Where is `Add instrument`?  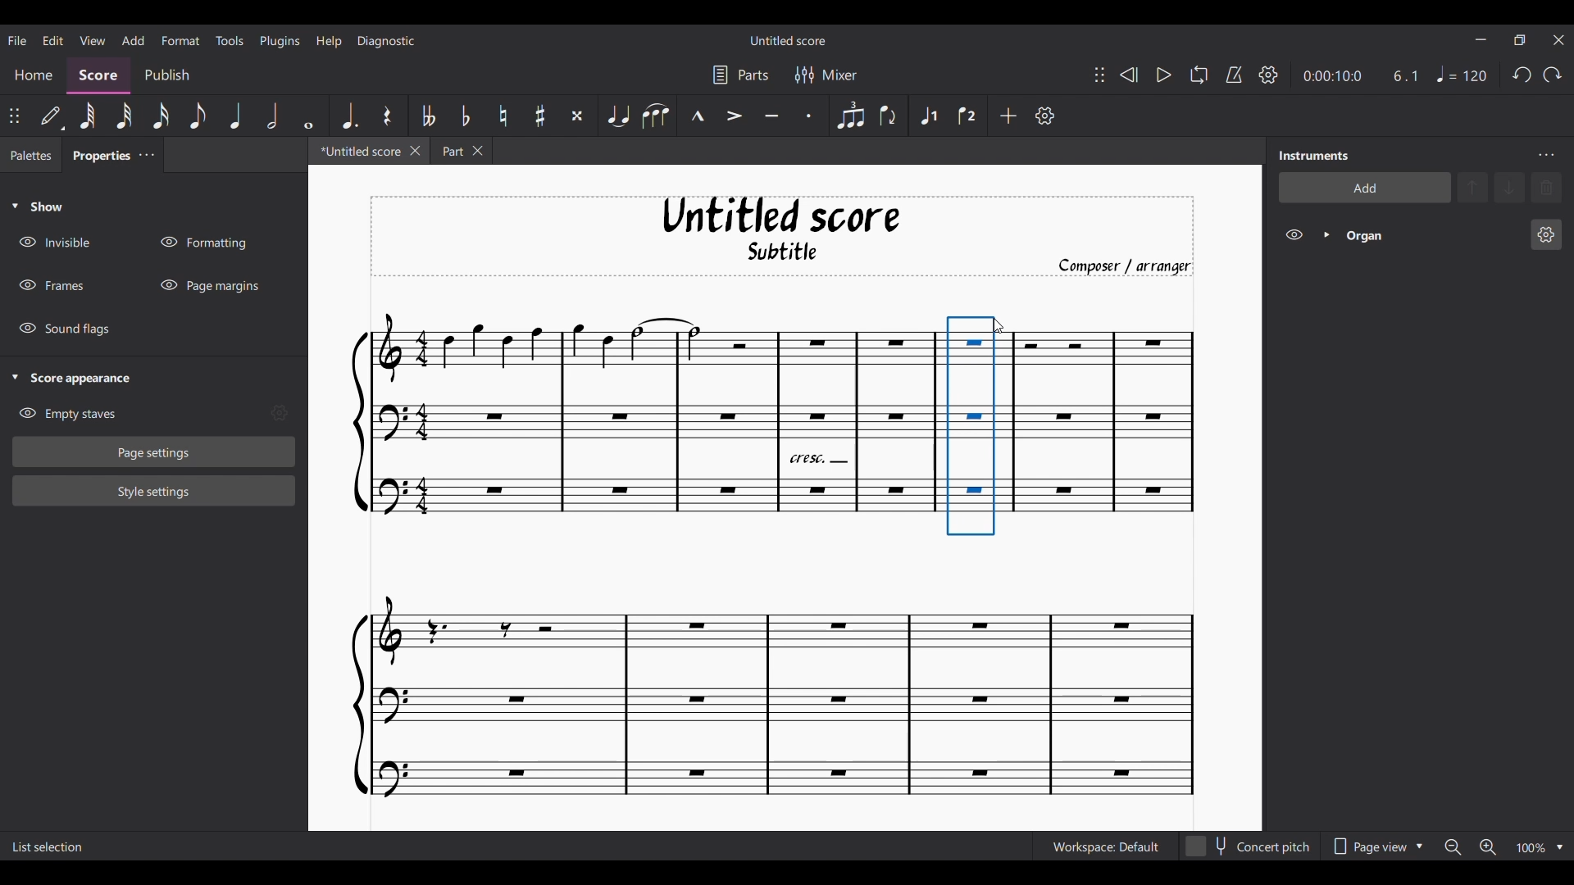
Add instrument is located at coordinates (1364, 187).